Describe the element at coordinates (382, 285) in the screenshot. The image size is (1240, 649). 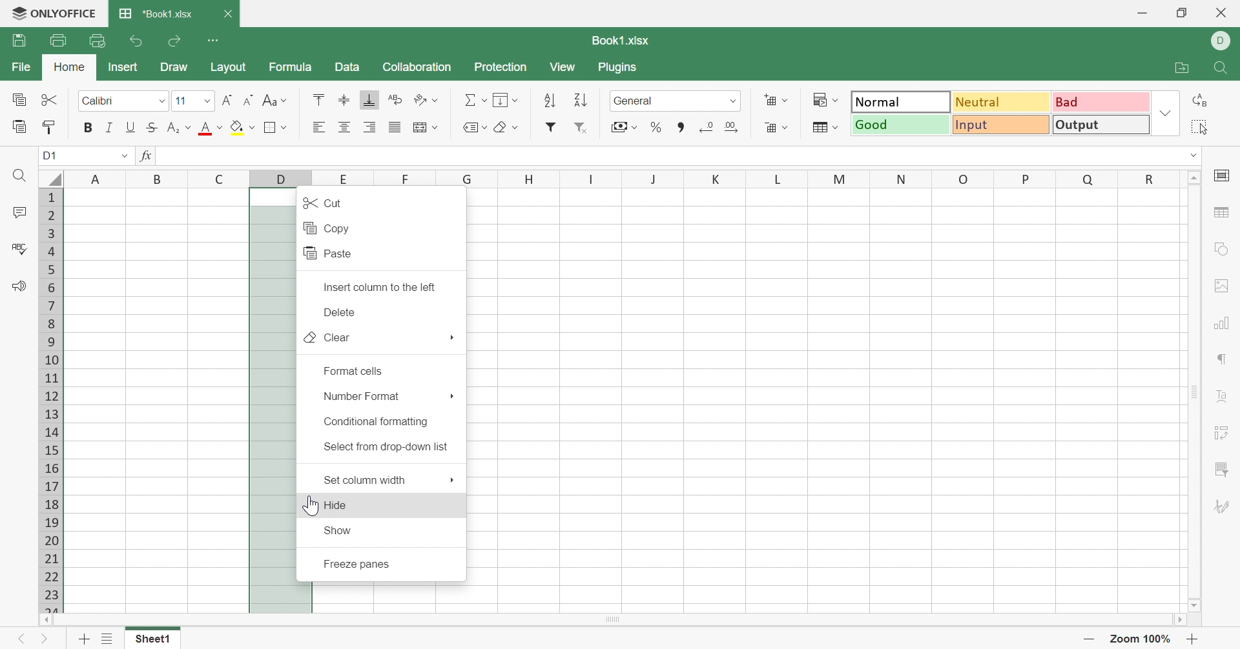
I see `Insert column to the left` at that location.